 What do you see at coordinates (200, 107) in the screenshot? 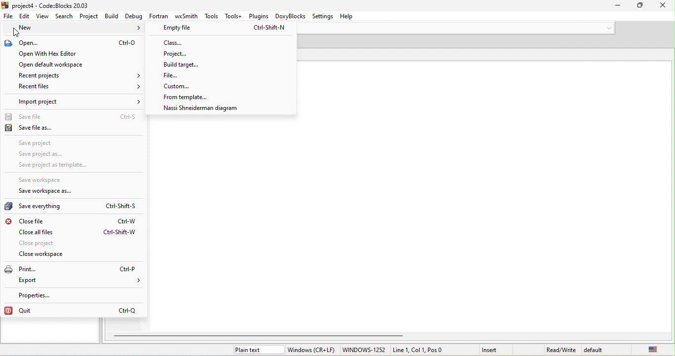
I see `nassi shneideman diagram` at bounding box center [200, 107].